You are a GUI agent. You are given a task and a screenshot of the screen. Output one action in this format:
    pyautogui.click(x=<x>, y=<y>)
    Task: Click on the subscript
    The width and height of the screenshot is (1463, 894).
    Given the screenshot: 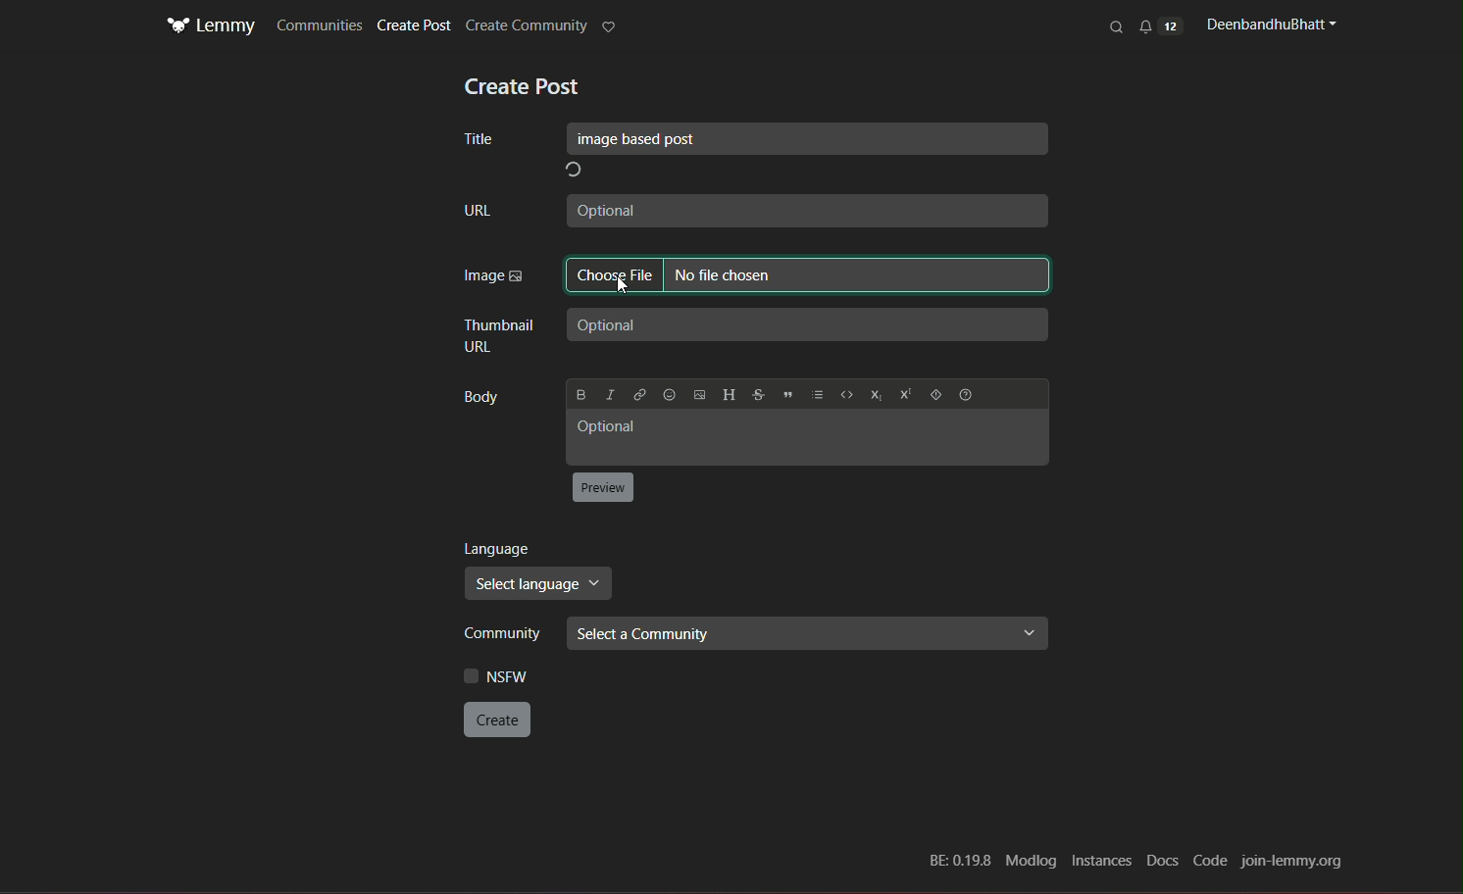 What is the action you would take?
    pyautogui.click(x=877, y=393)
    